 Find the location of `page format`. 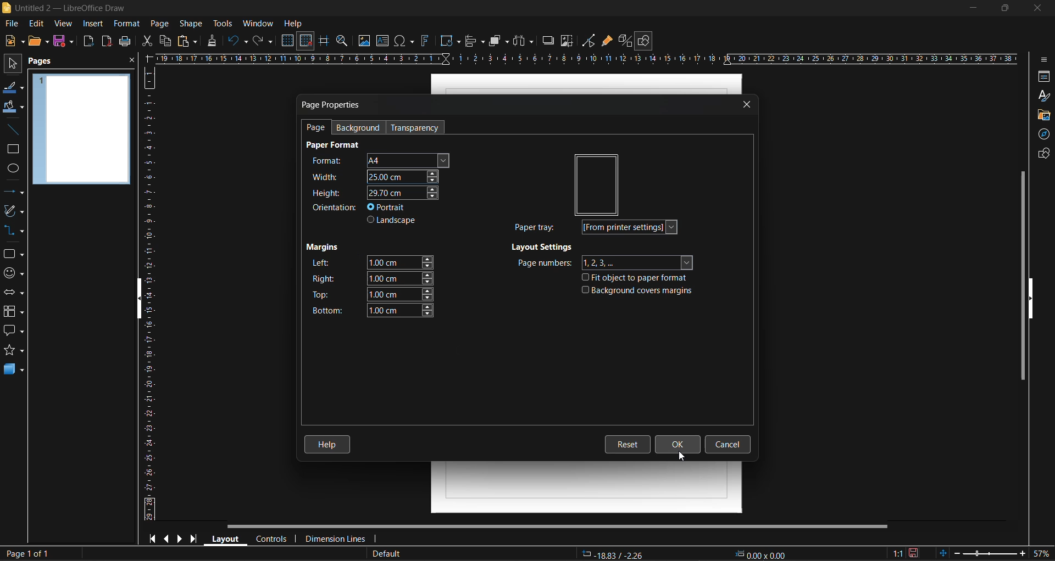

page format is located at coordinates (336, 145).